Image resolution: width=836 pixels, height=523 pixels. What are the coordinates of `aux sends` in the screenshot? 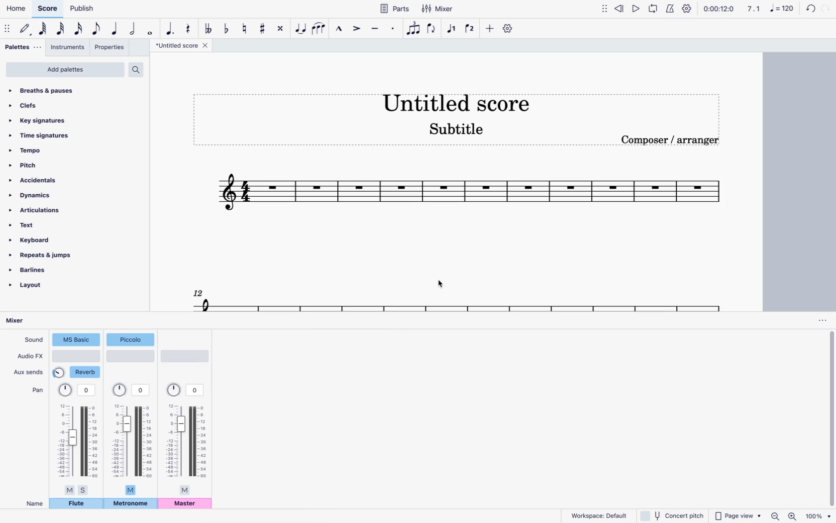 It's located at (30, 372).